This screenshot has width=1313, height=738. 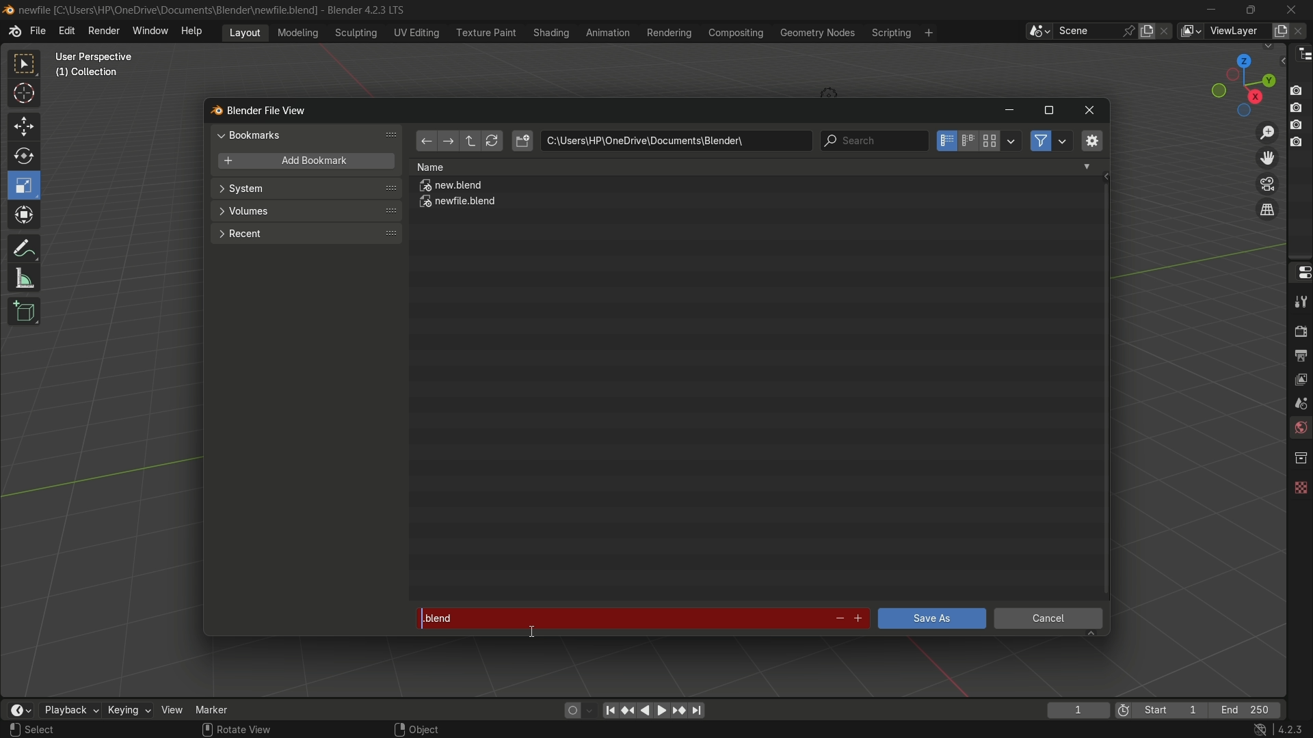 I want to click on new scene, so click(x=1150, y=31).